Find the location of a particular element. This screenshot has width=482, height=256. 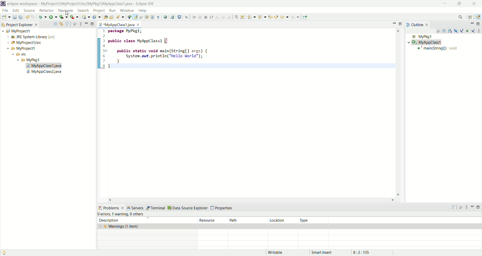

coverage is located at coordinates (64, 17).